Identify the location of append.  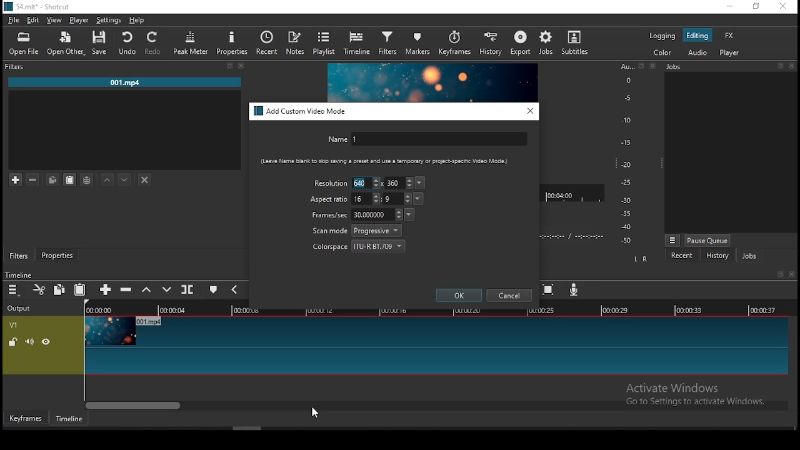
(106, 291).